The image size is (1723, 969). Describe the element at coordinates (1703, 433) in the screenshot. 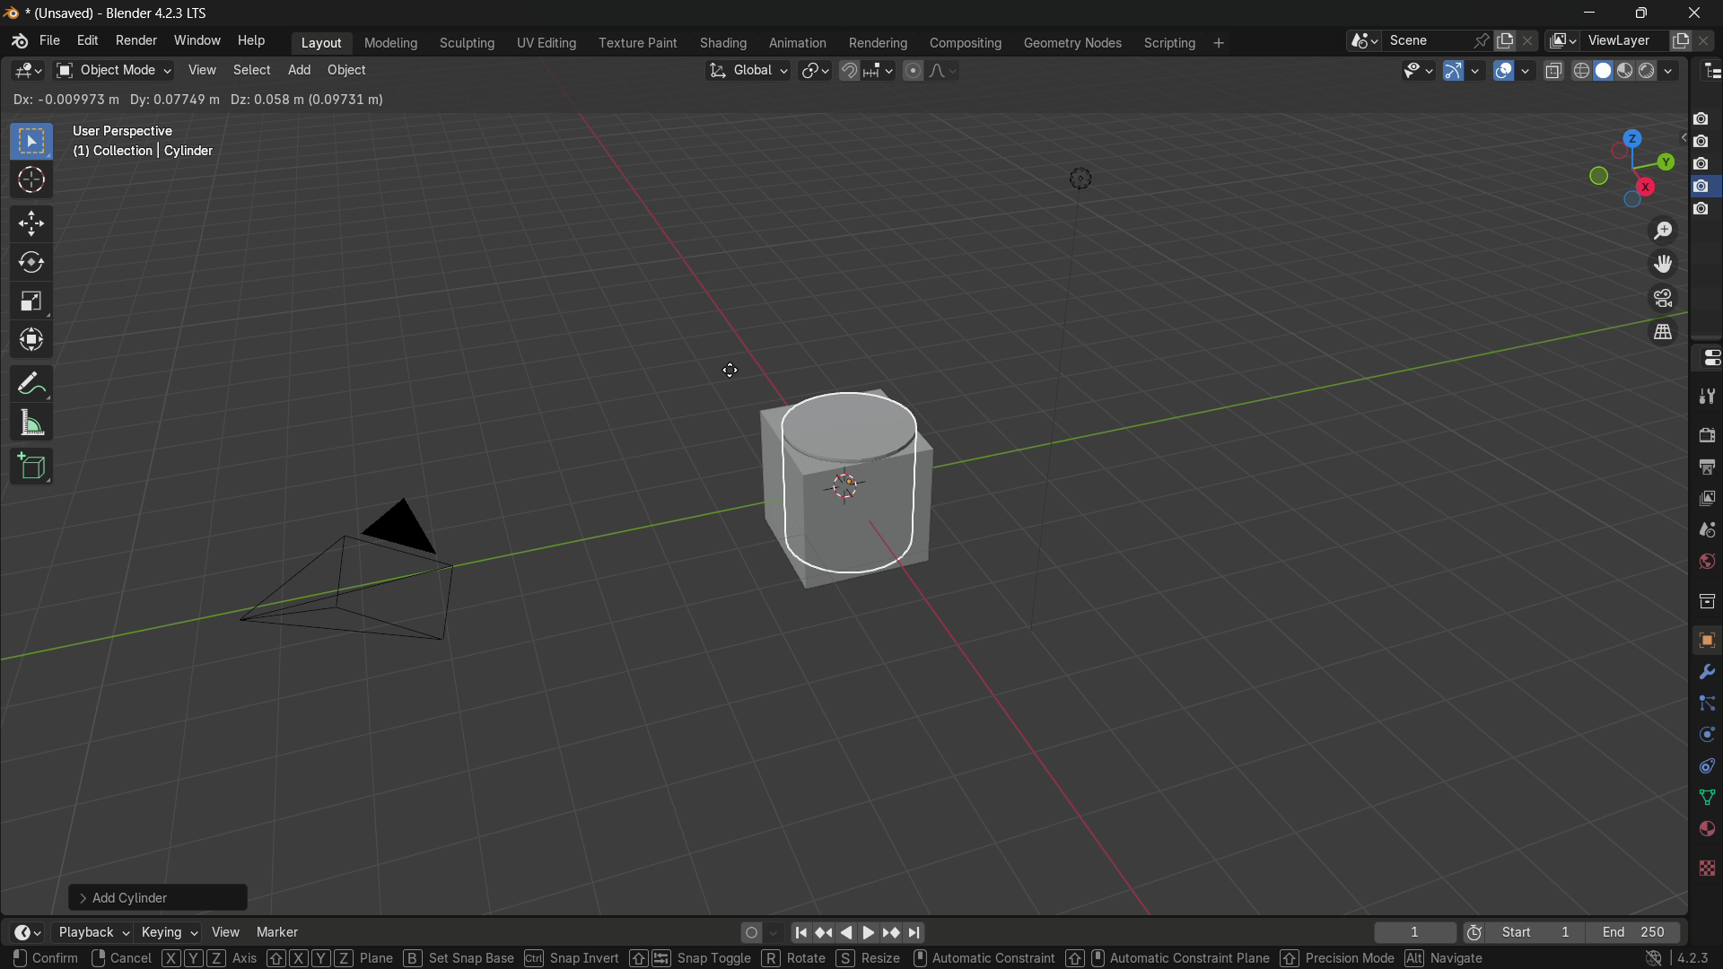

I see `render` at that location.